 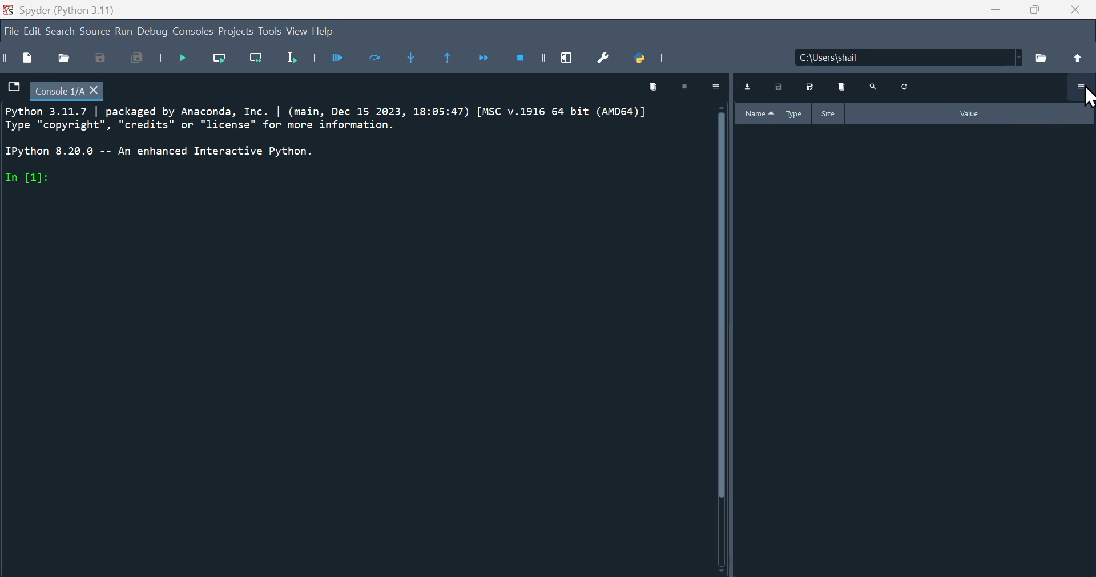 I want to click on Tools, so click(x=268, y=32).